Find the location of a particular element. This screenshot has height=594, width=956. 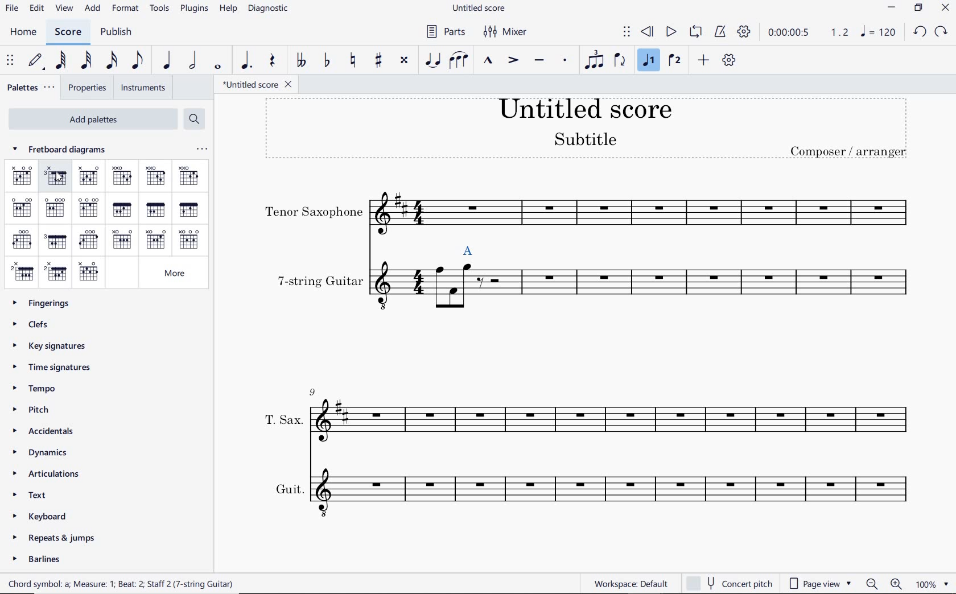

PLUGINS is located at coordinates (195, 10).